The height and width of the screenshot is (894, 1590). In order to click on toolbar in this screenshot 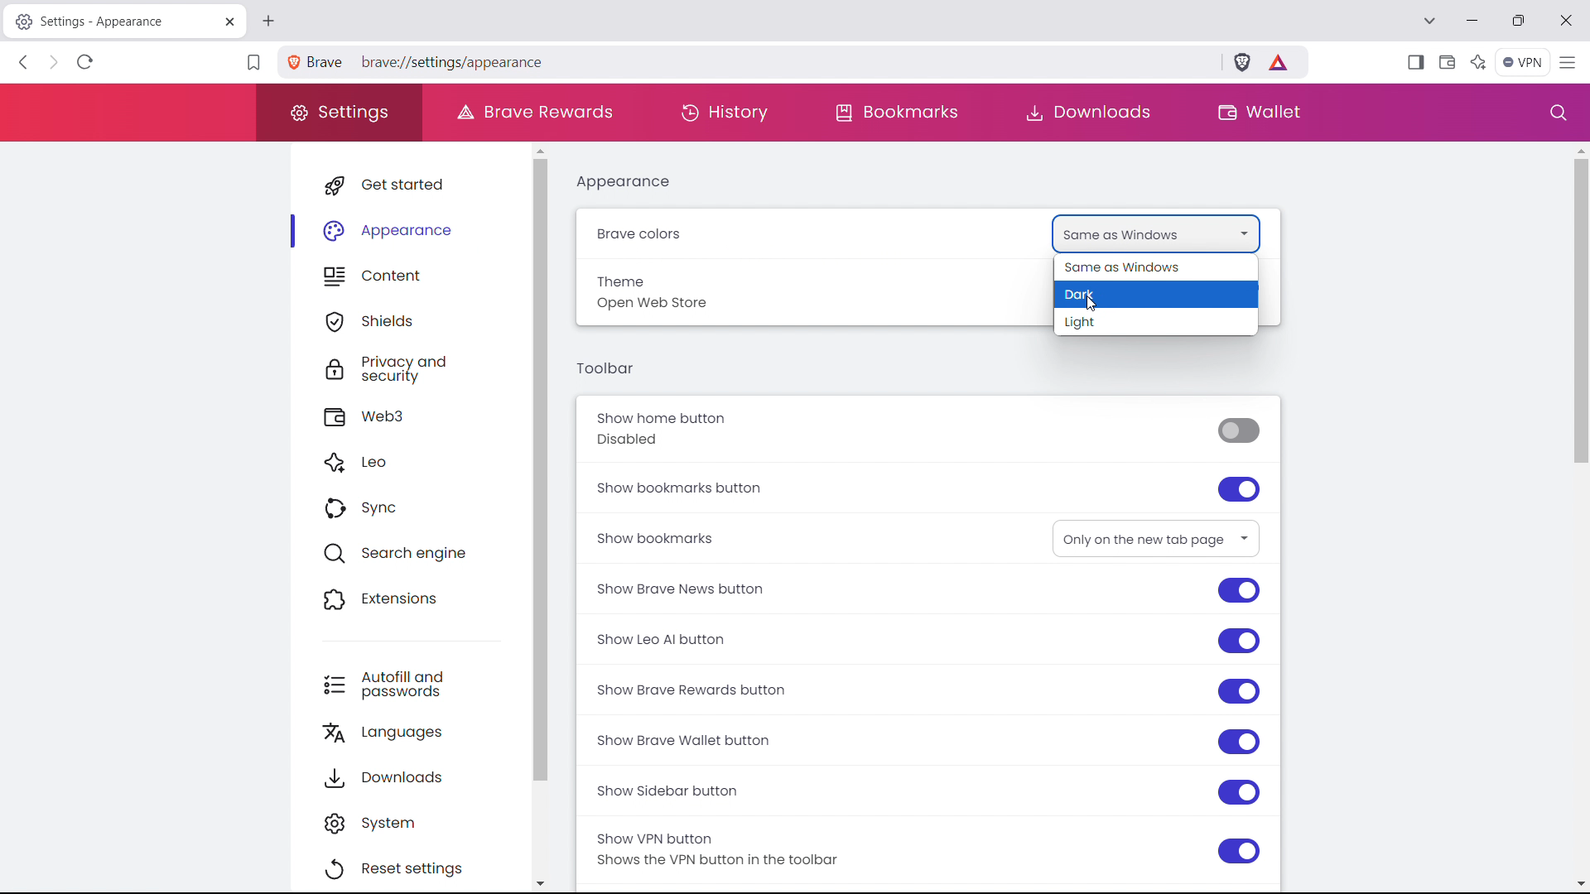, I will do `click(605, 368)`.